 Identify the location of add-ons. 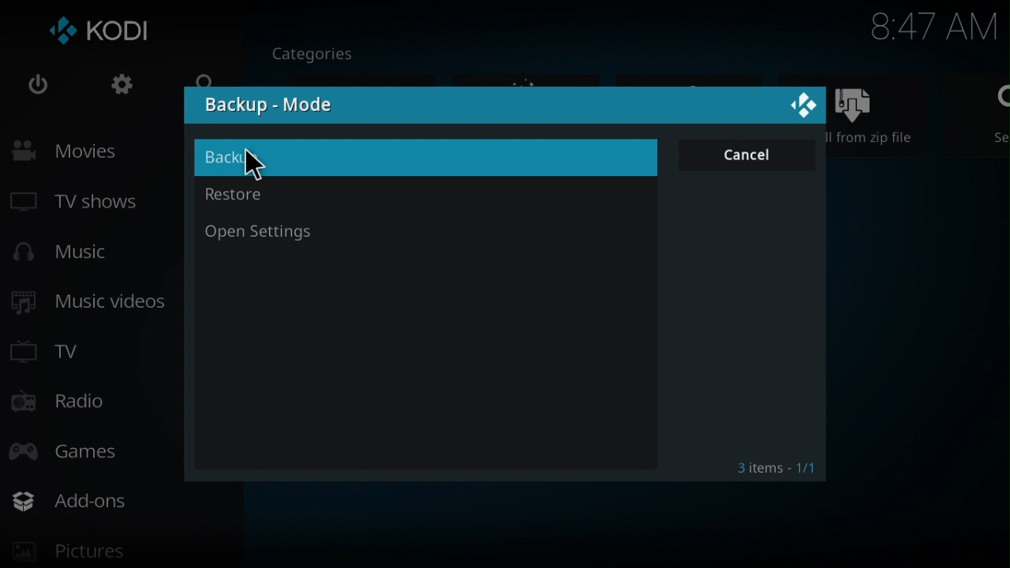
(128, 501).